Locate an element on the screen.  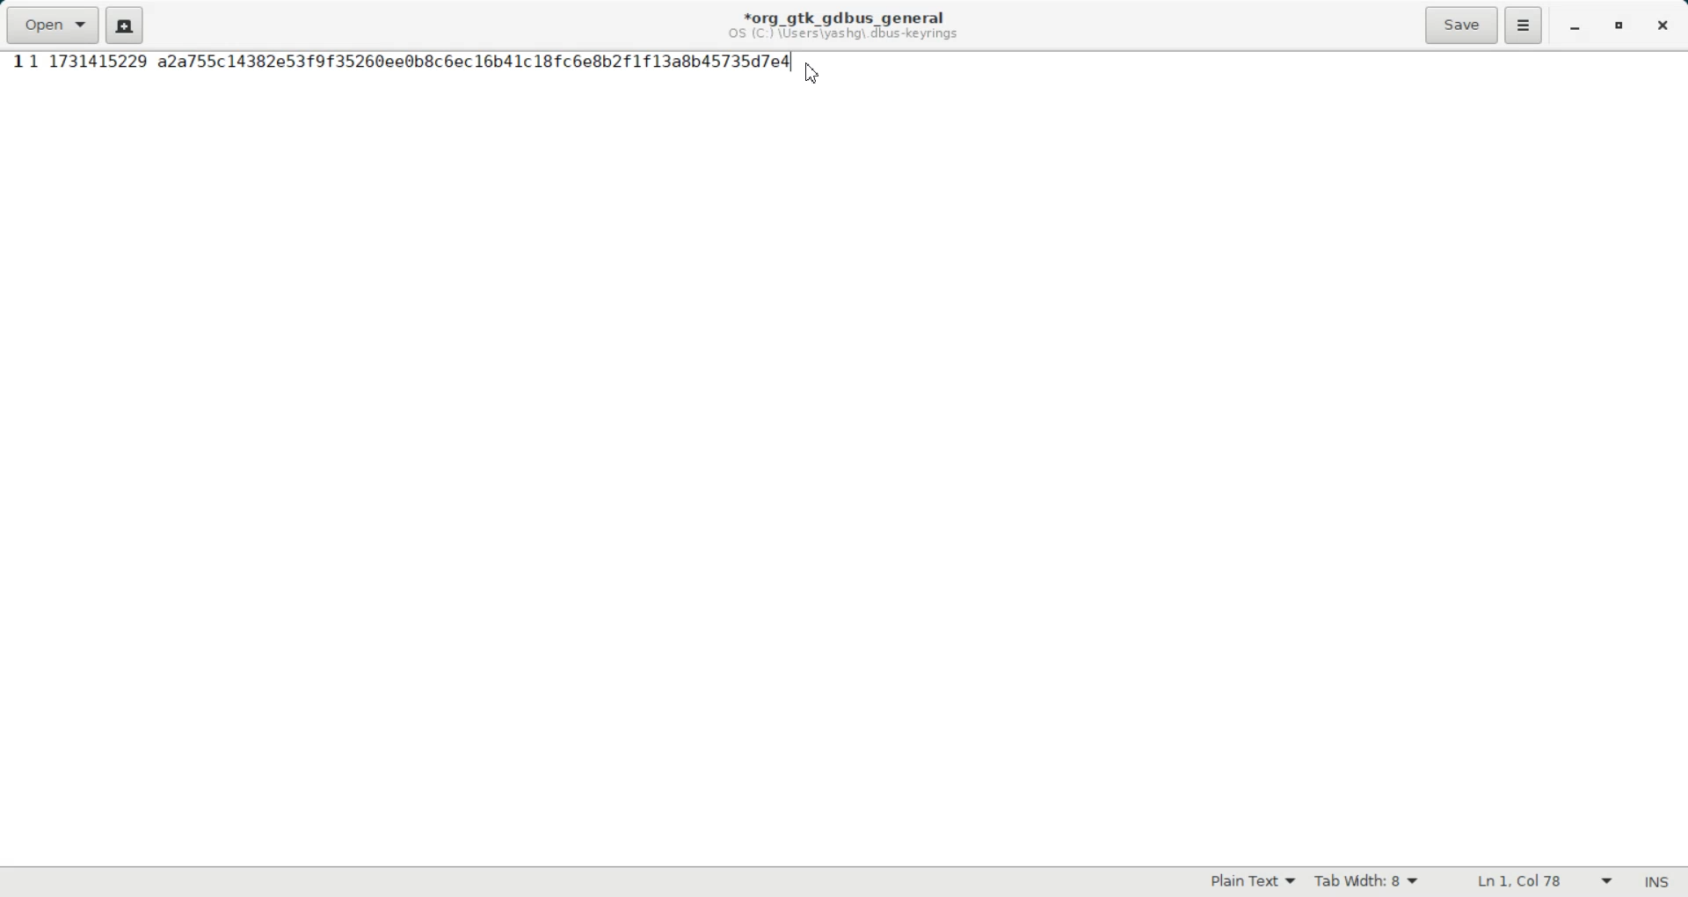
Tab width is located at coordinates (1367, 882).